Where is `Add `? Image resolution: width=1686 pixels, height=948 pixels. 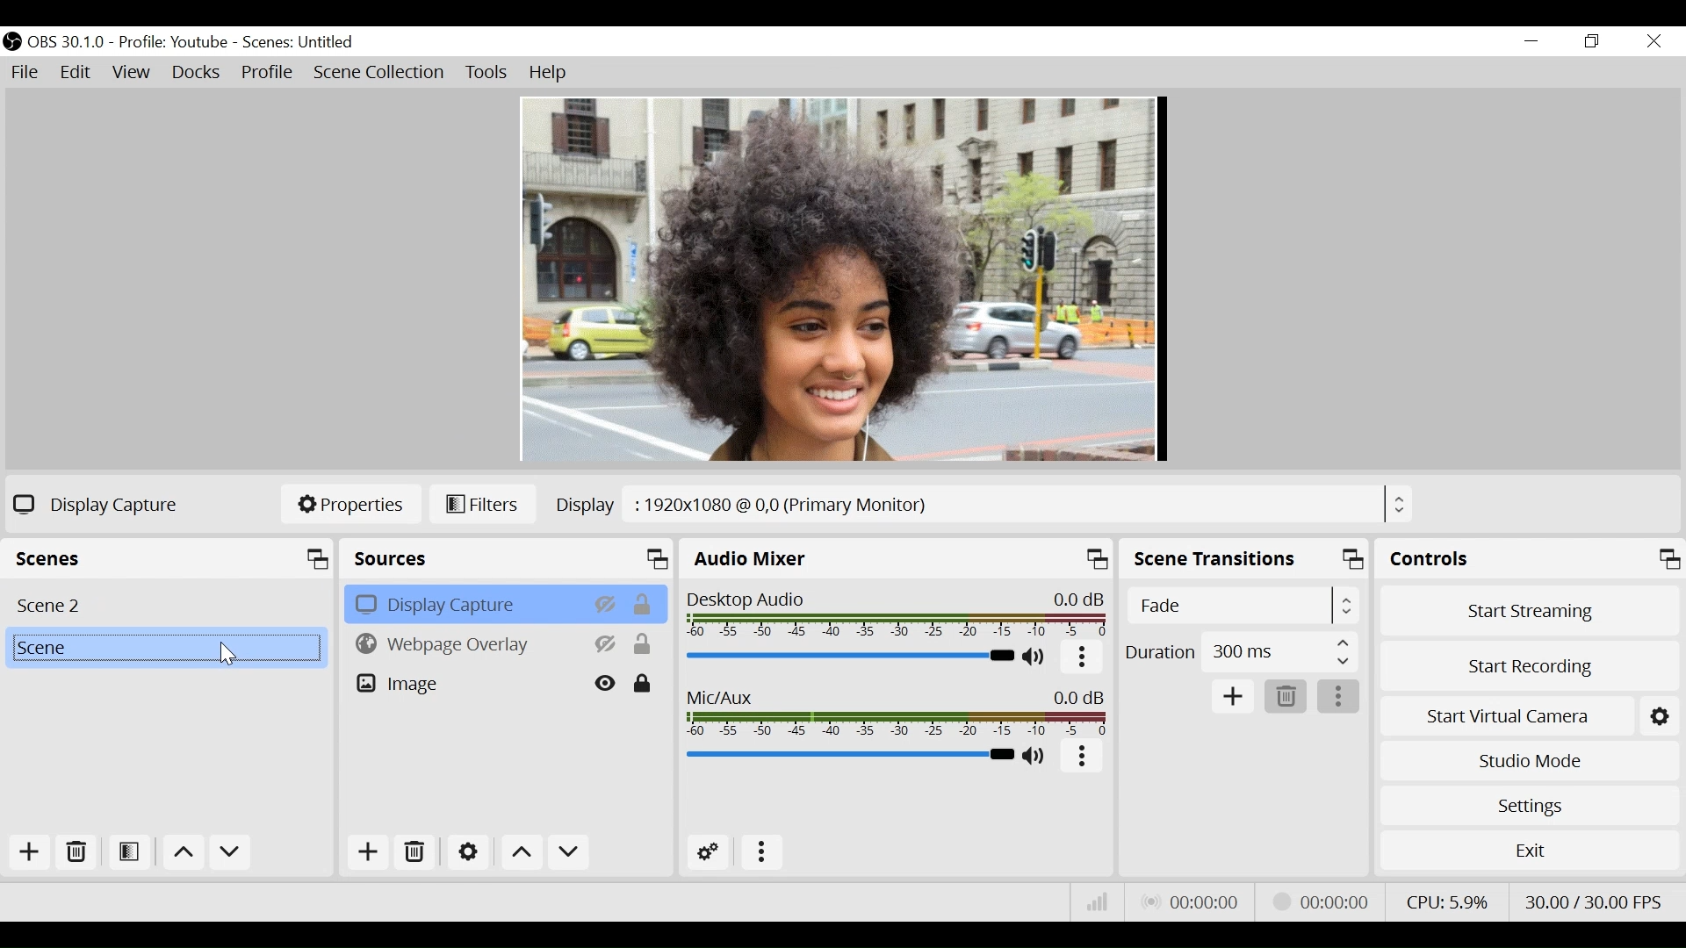
Add  is located at coordinates (1232, 694).